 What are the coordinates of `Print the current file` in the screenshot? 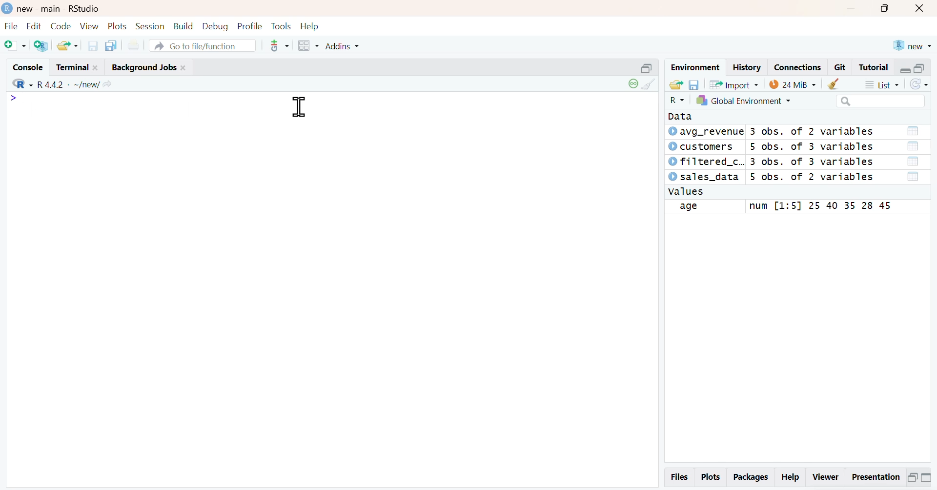 It's located at (132, 45).